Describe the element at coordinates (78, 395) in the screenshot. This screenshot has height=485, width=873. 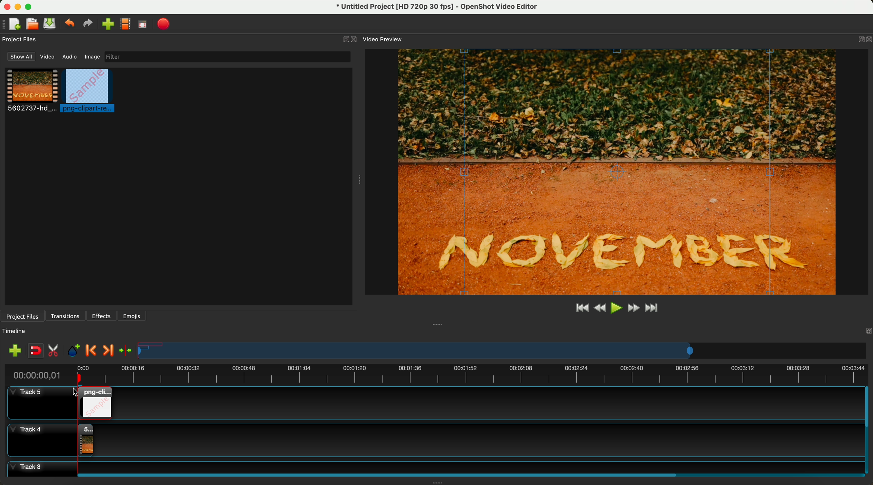
I see `Cursor` at that location.